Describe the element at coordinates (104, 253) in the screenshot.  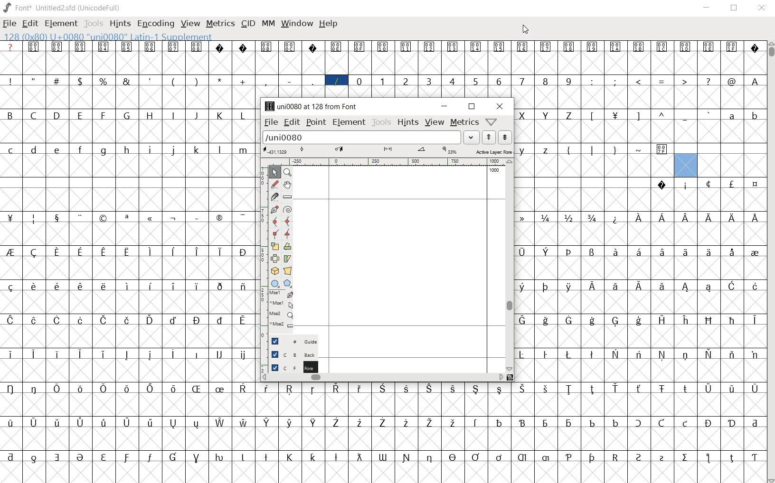
I see `glyph` at that location.